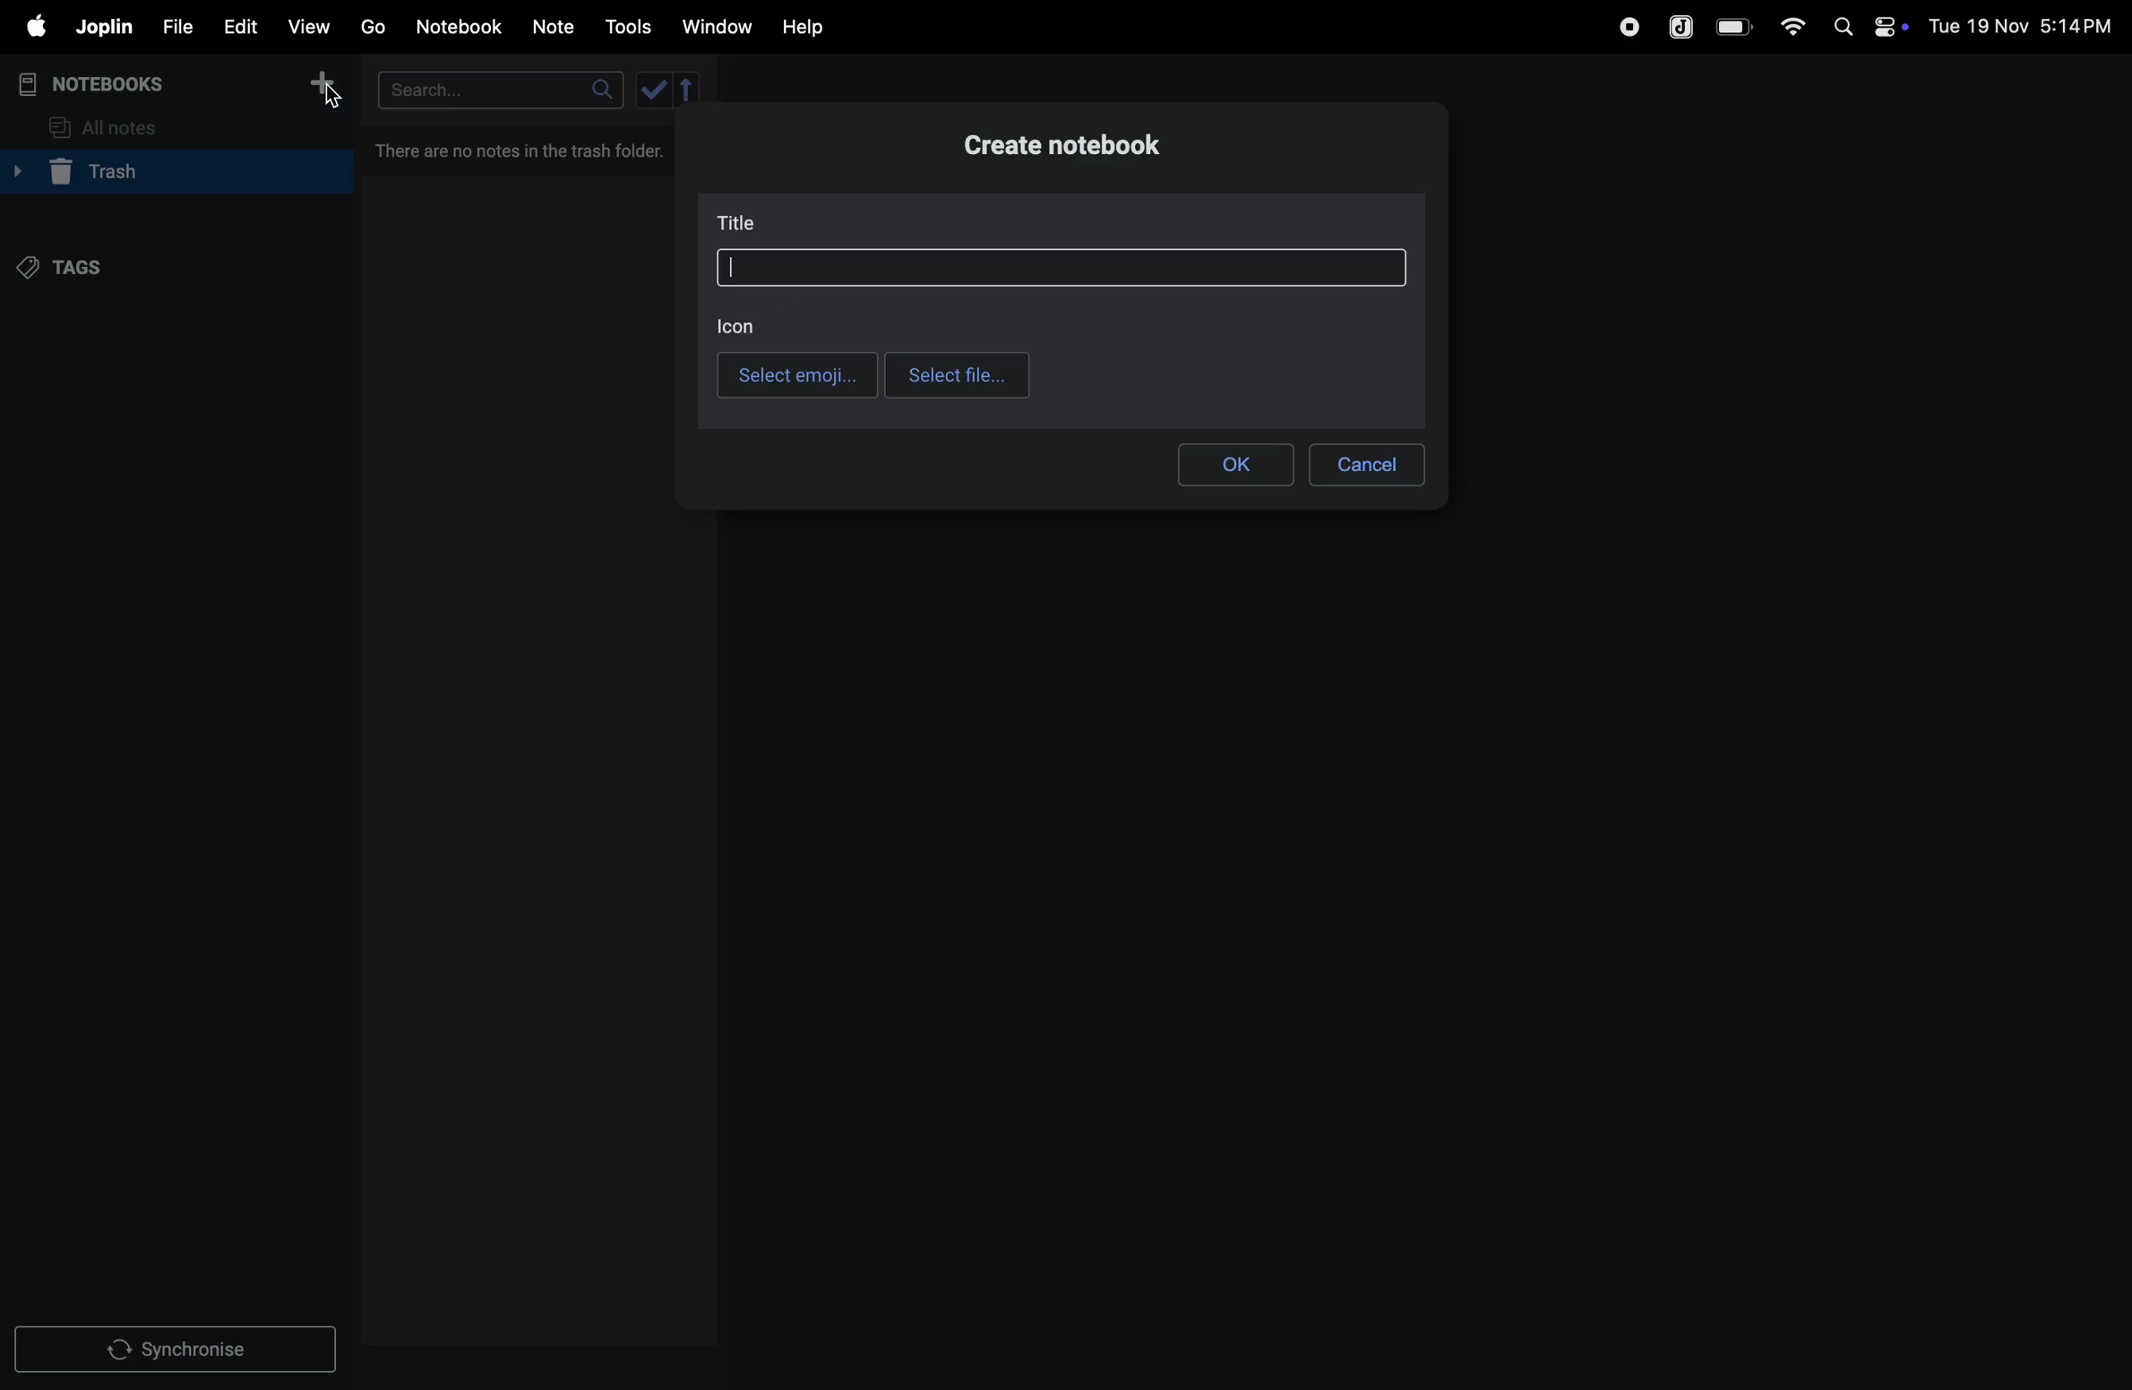 The image size is (2132, 1390). What do you see at coordinates (656, 90) in the screenshot?
I see `check` at bounding box center [656, 90].